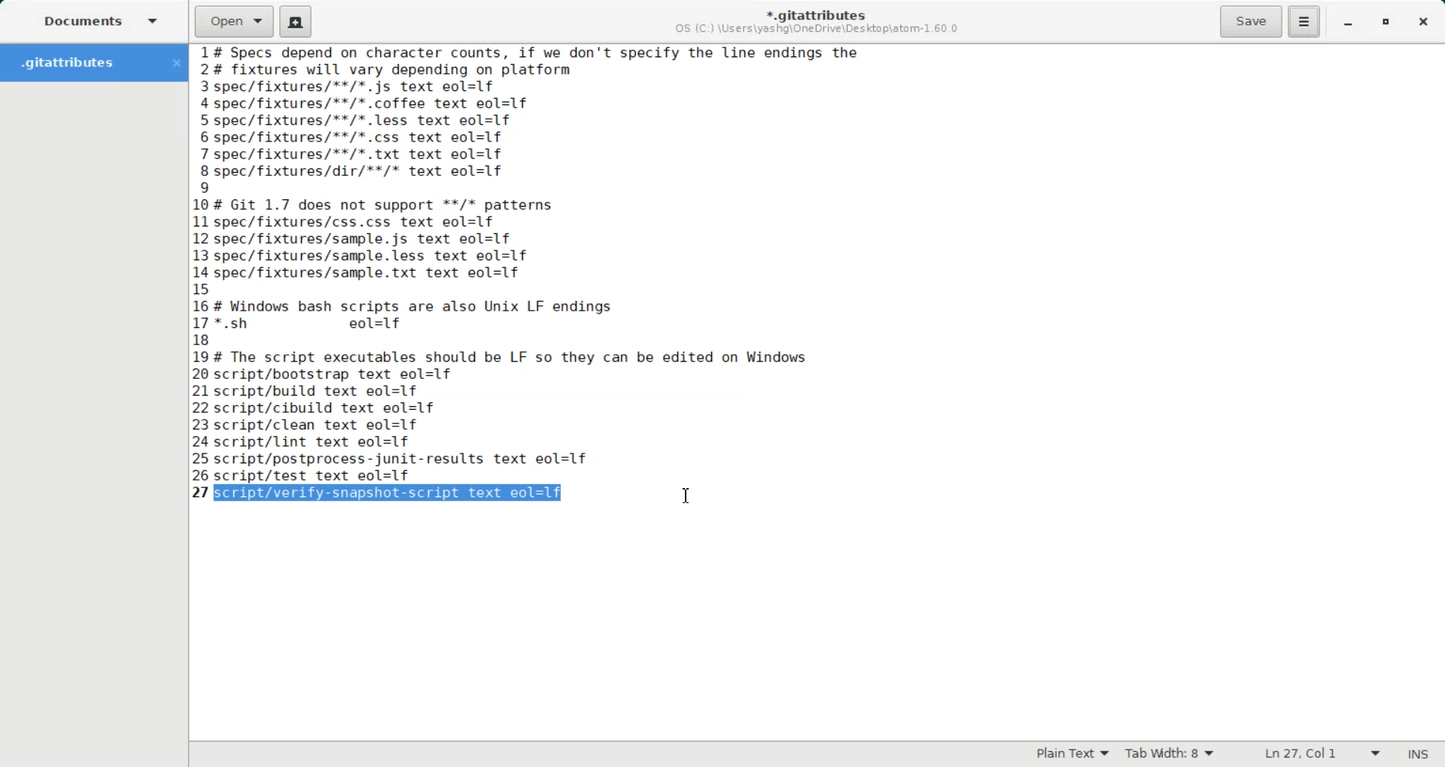 The width and height of the screenshot is (1445, 767). What do you see at coordinates (820, 29) in the screenshot?
I see `OS (C:) \Users\yashg\OneDrive\Desktop\atom-1.60.0` at bounding box center [820, 29].